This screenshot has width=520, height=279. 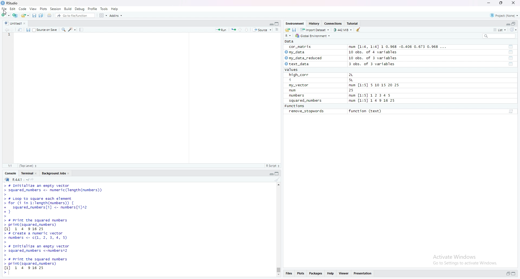 I want to click on Background job, so click(x=53, y=174).